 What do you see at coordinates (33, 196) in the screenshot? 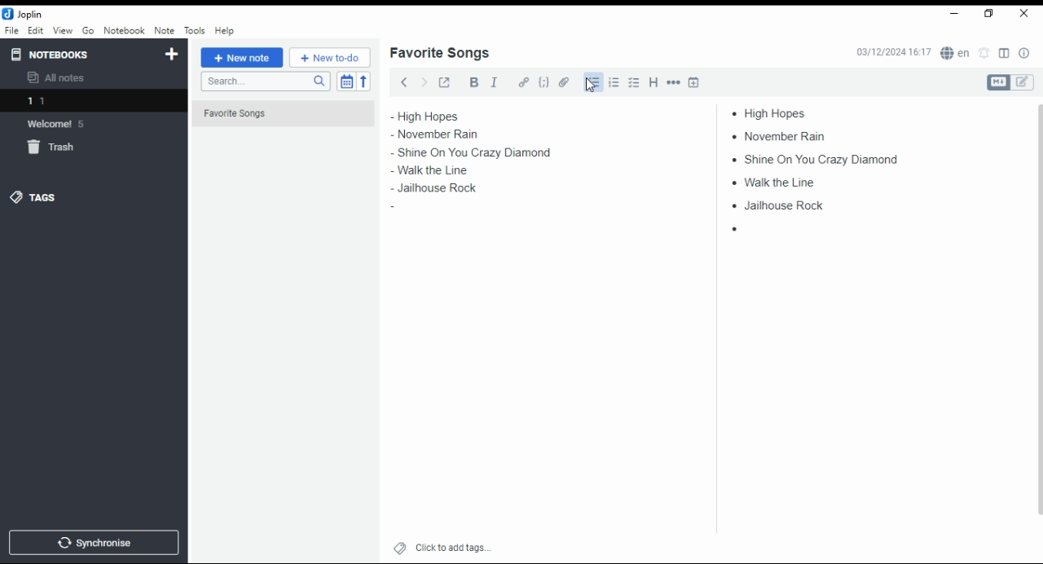
I see `tags` at bounding box center [33, 196].